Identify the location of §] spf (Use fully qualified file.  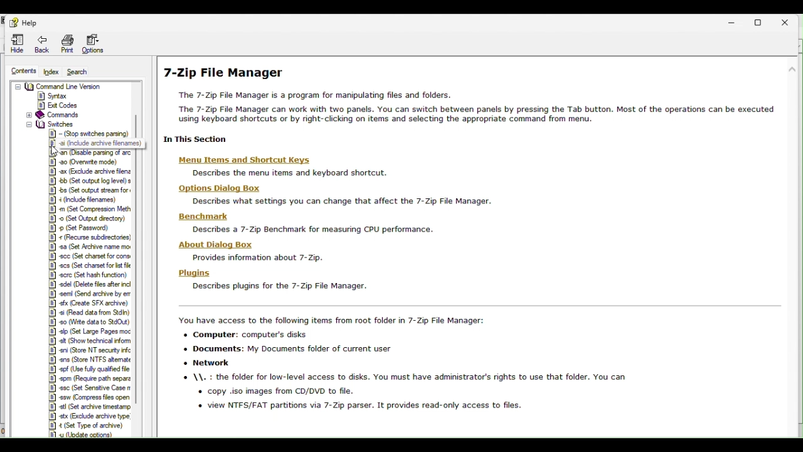
(90, 369).